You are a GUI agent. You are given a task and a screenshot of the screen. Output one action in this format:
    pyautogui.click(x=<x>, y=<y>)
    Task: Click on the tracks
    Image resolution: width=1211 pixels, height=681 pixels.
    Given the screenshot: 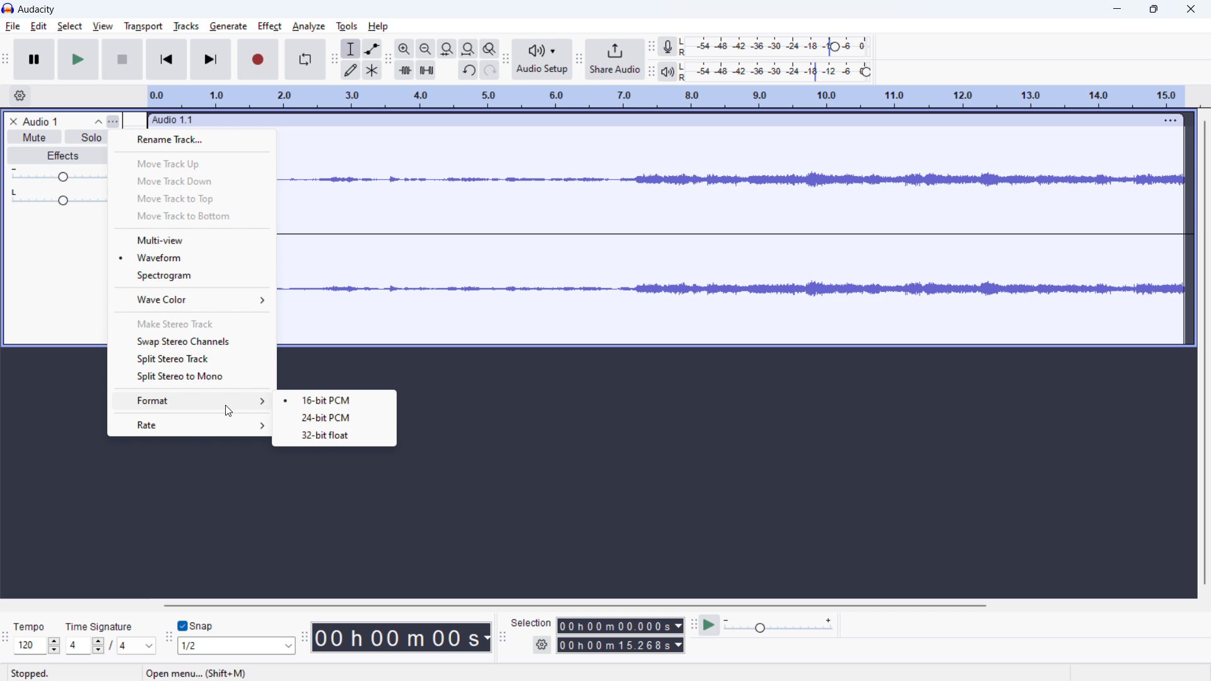 What is the action you would take?
    pyautogui.click(x=187, y=26)
    